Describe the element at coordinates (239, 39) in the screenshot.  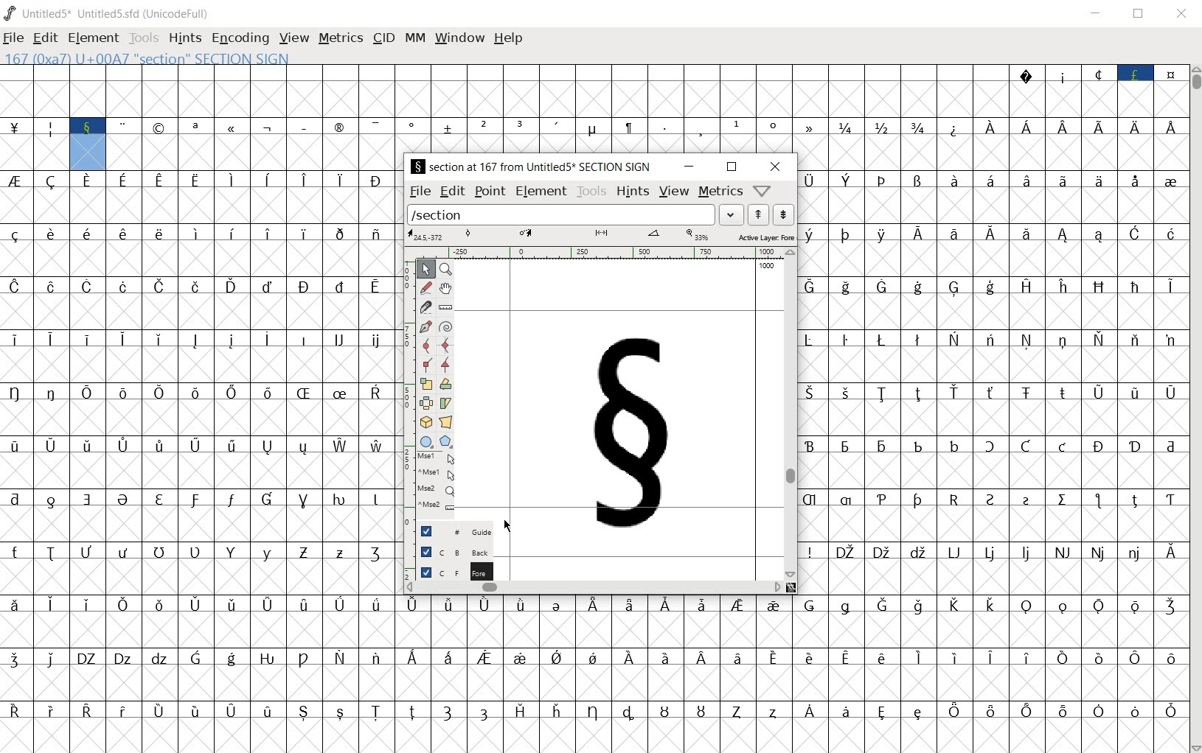
I see `ENCODING` at that location.